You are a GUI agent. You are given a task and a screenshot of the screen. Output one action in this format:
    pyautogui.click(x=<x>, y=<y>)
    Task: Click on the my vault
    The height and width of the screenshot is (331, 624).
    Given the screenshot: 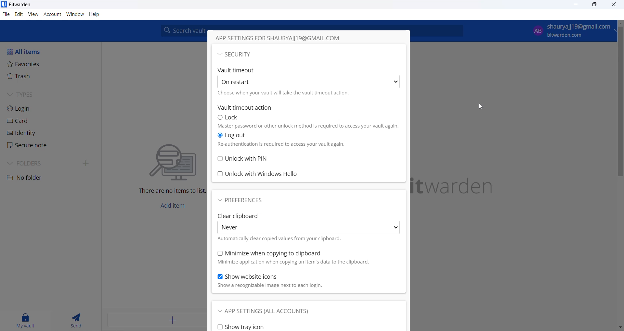 What is the action you would take?
    pyautogui.click(x=26, y=320)
    